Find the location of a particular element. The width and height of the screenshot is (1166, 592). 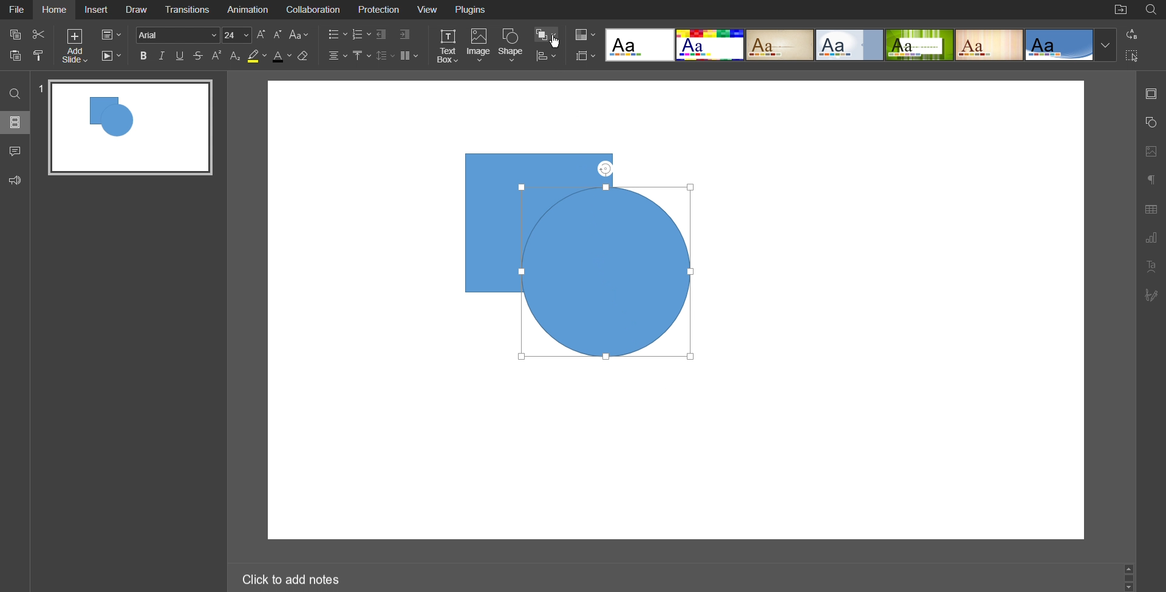

Line Spacing is located at coordinates (383, 55).